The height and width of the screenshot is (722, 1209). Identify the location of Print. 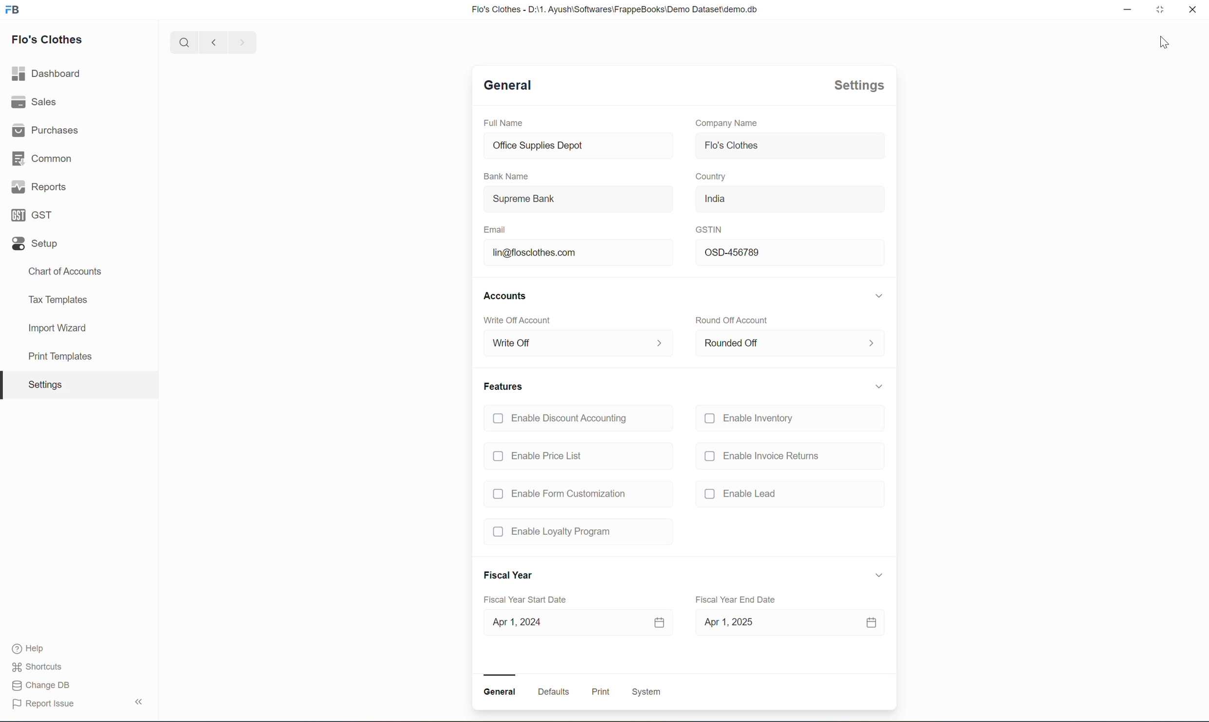
(601, 691).